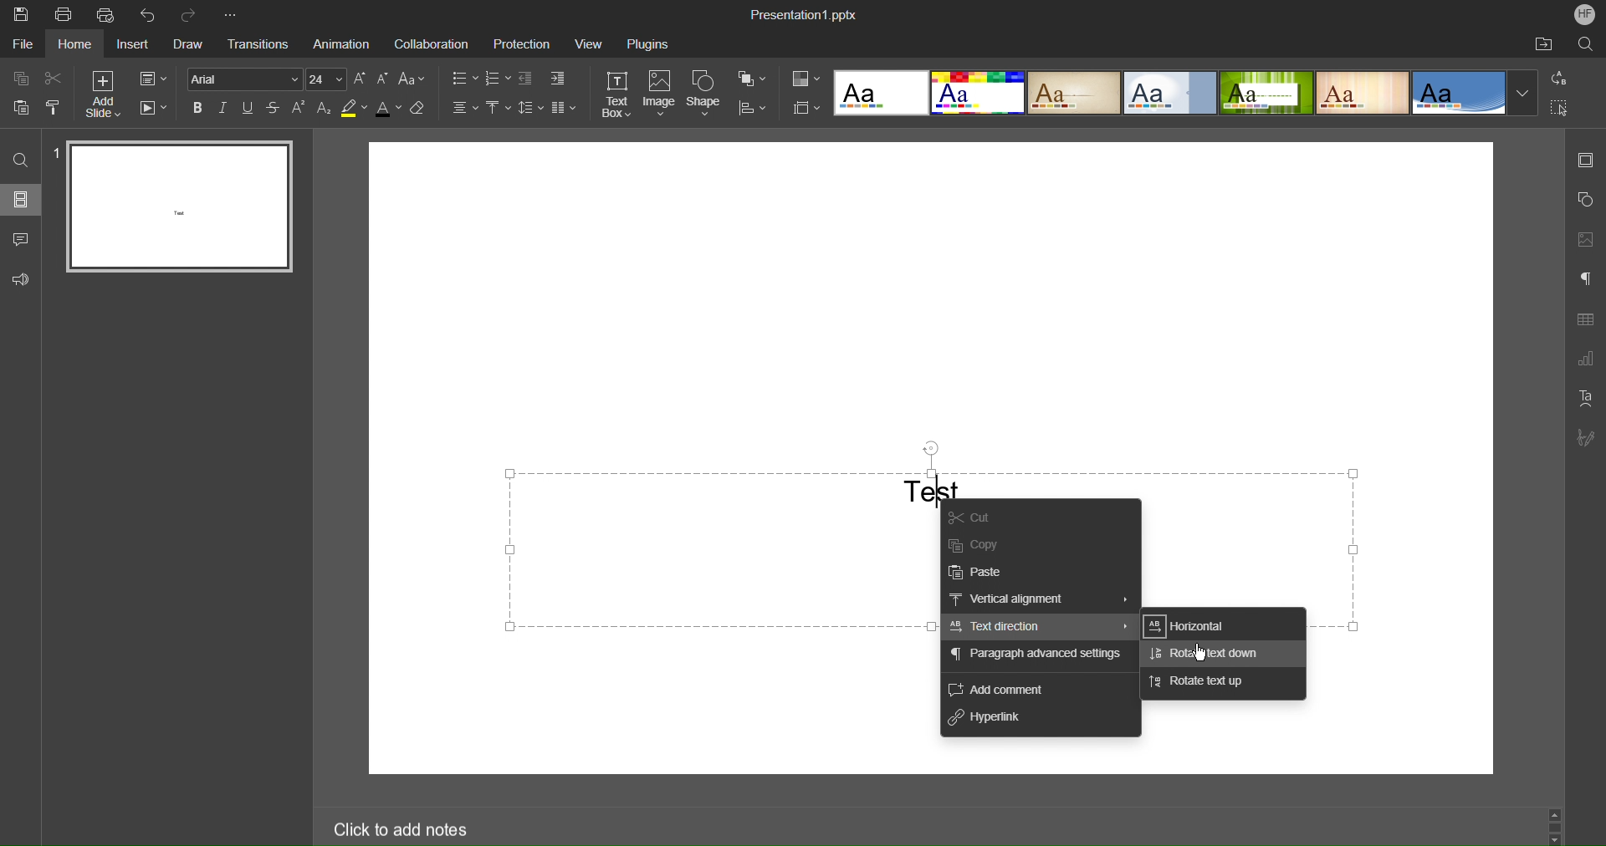 The image size is (1606, 846). I want to click on Increase Indent, so click(557, 79).